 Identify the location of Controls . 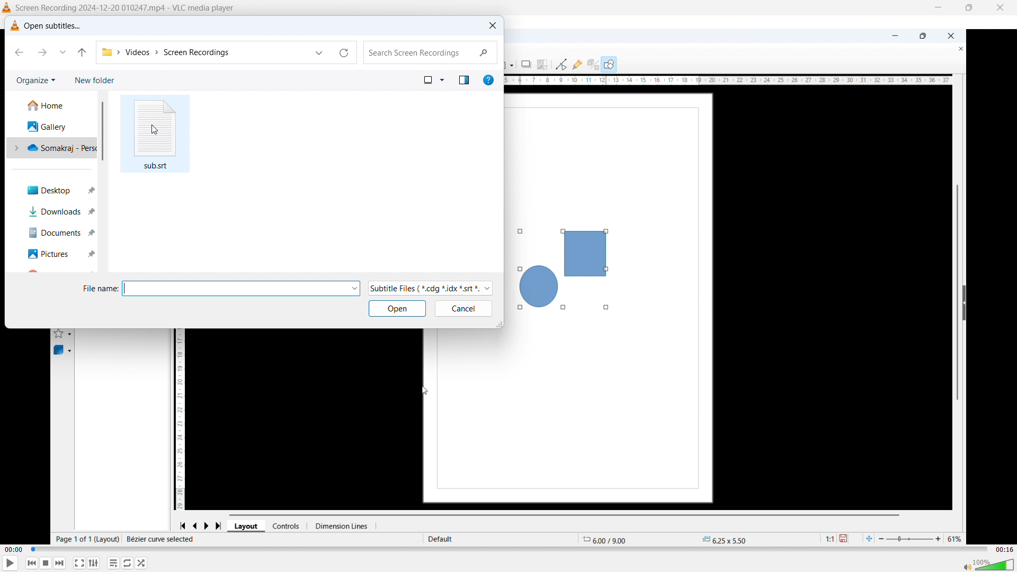
(290, 526).